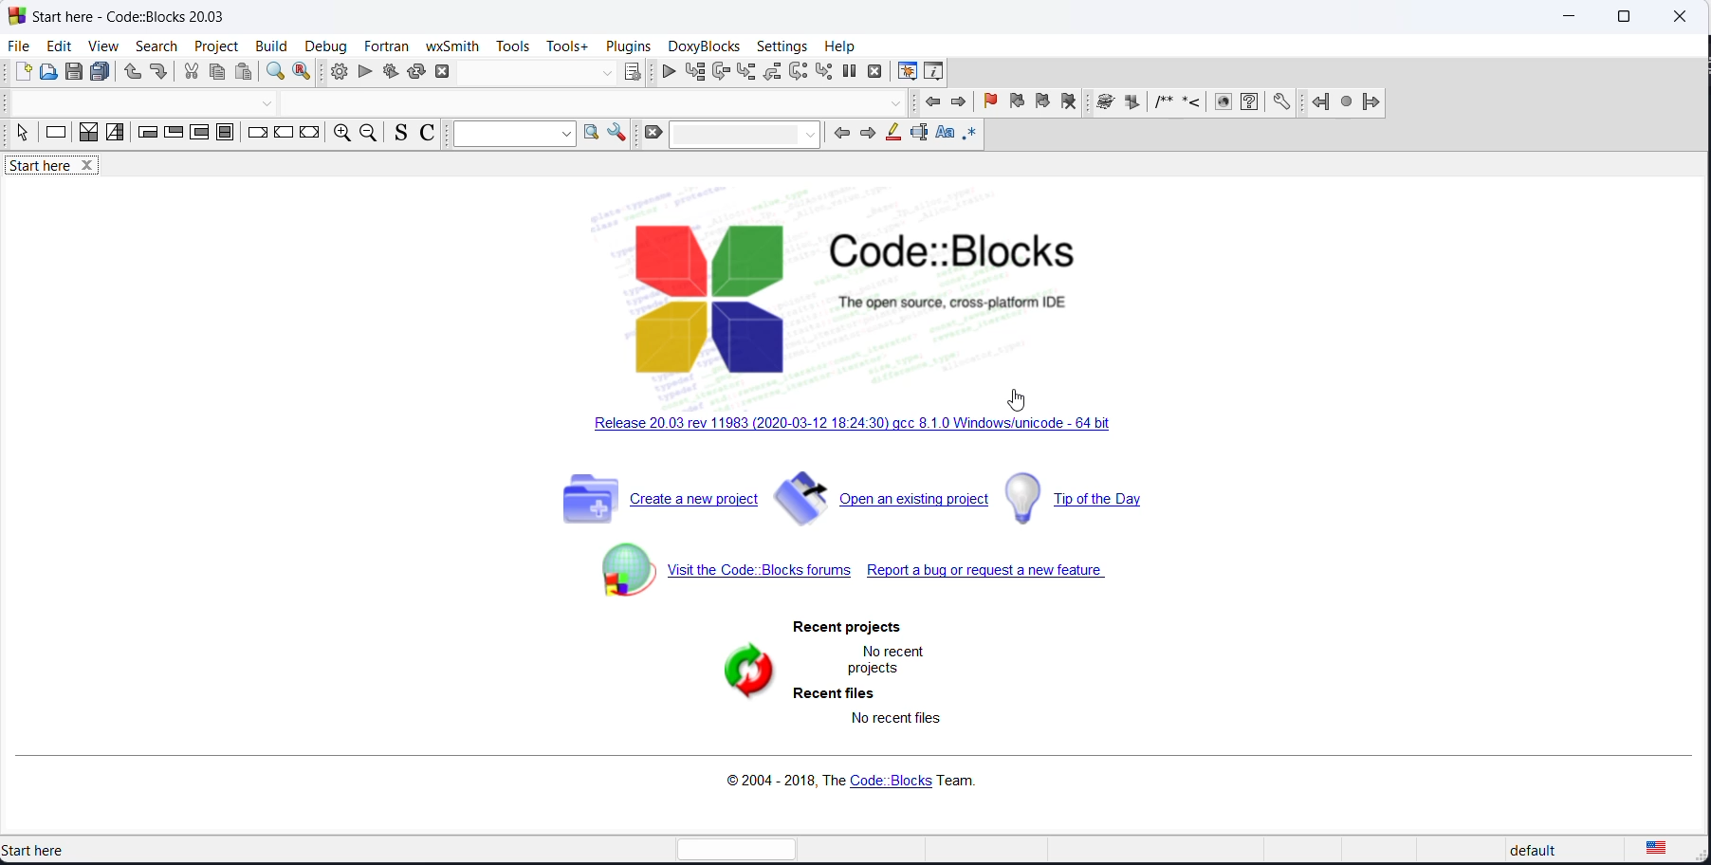  What do you see at coordinates (876, 72) in the screenshot?
I see `stop debugging` at bounding box center [876, 72].